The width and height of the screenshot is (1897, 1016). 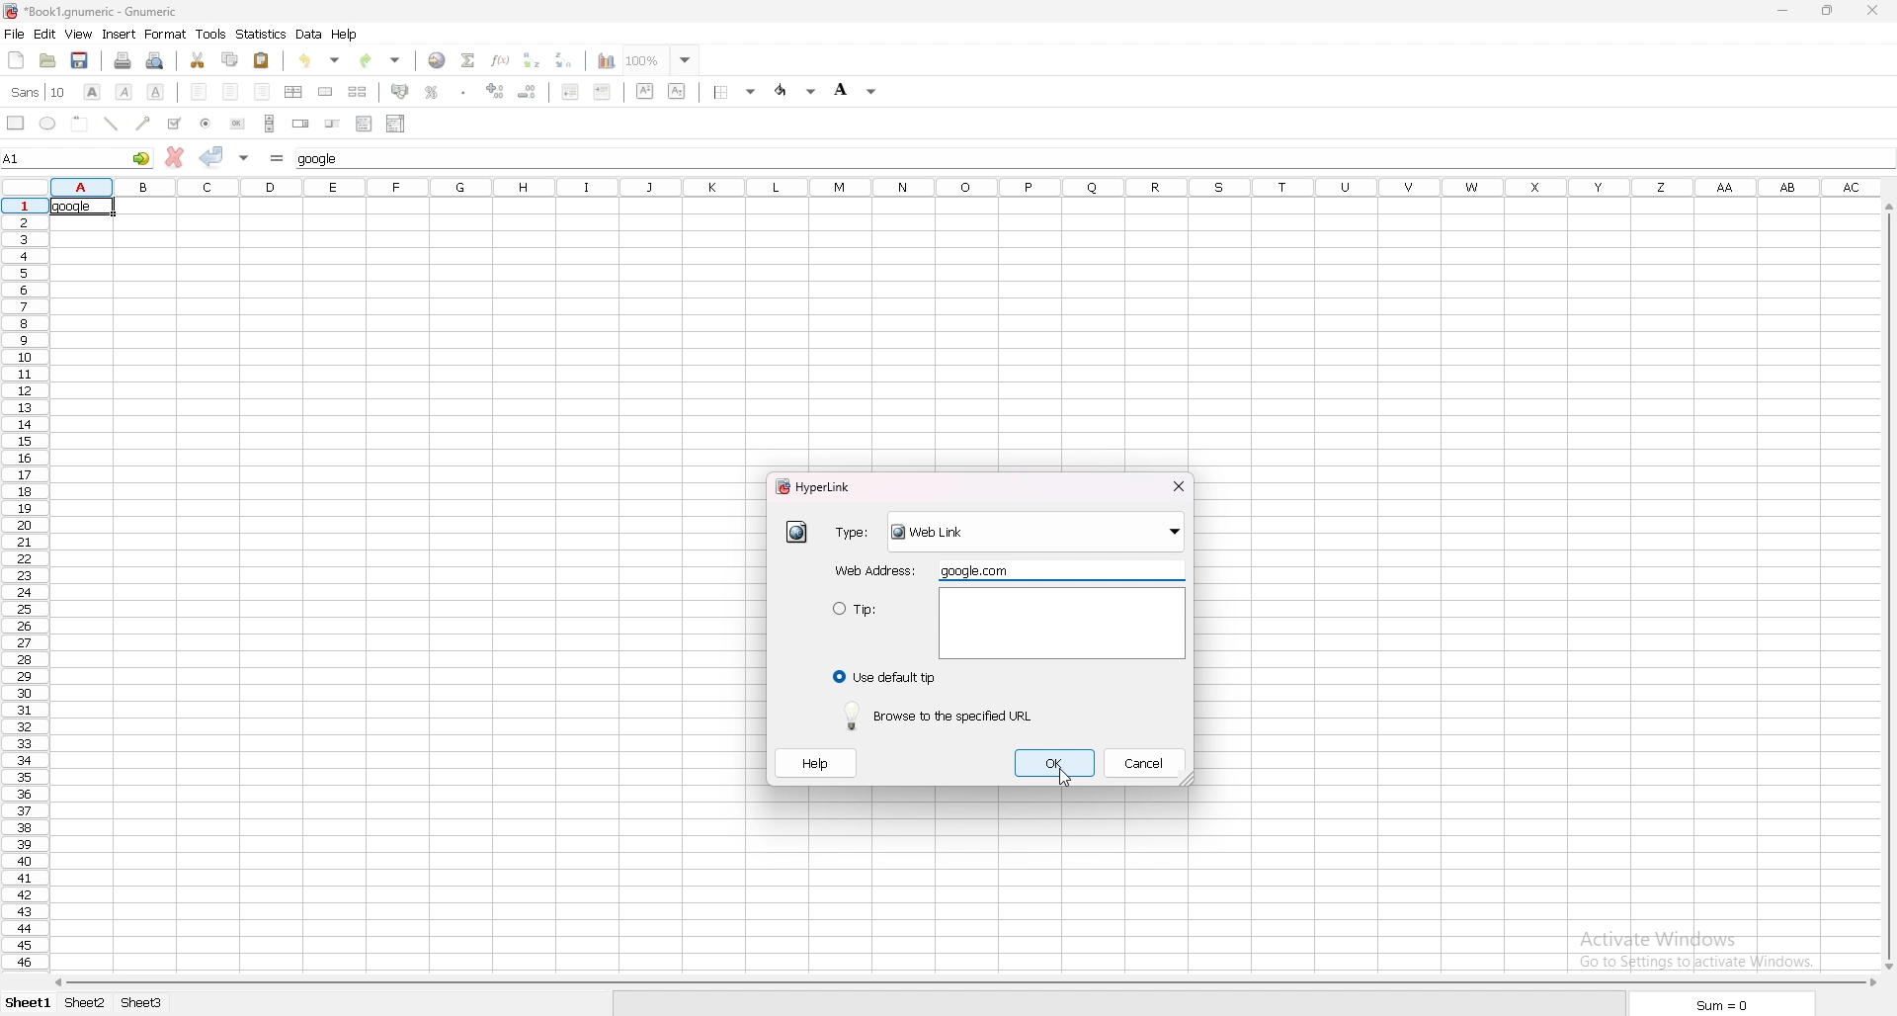 I want to click on thousands separator, so click(x=465, y=91).